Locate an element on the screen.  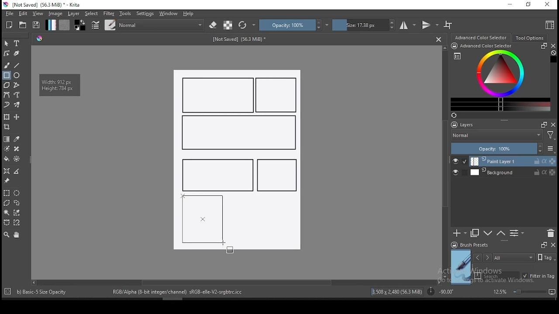
Target is located at coordinates (8, 292).